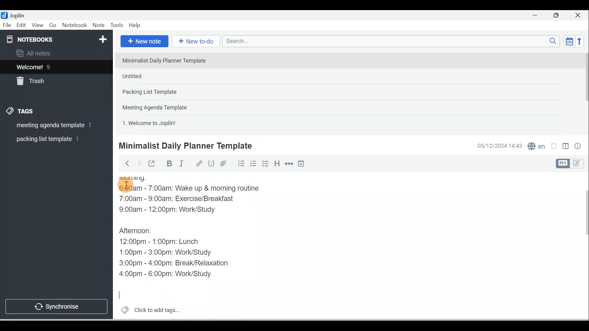 Image resolution: width=589 pixels, height=331 pixels. What do you see at coordinates (535, 145) in the screenshot?
I see `Spelling` at bounding box center [535, 145].